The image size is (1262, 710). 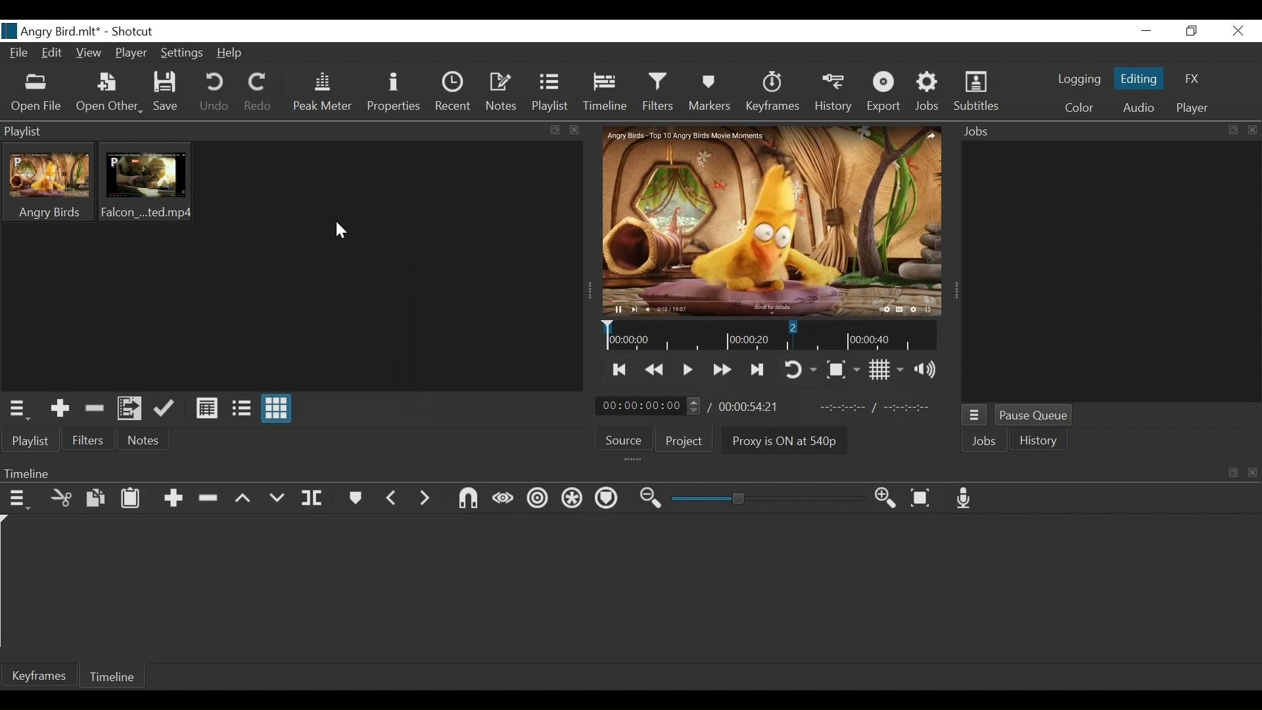 I want to click on Copy, so click(x=94, y=498).